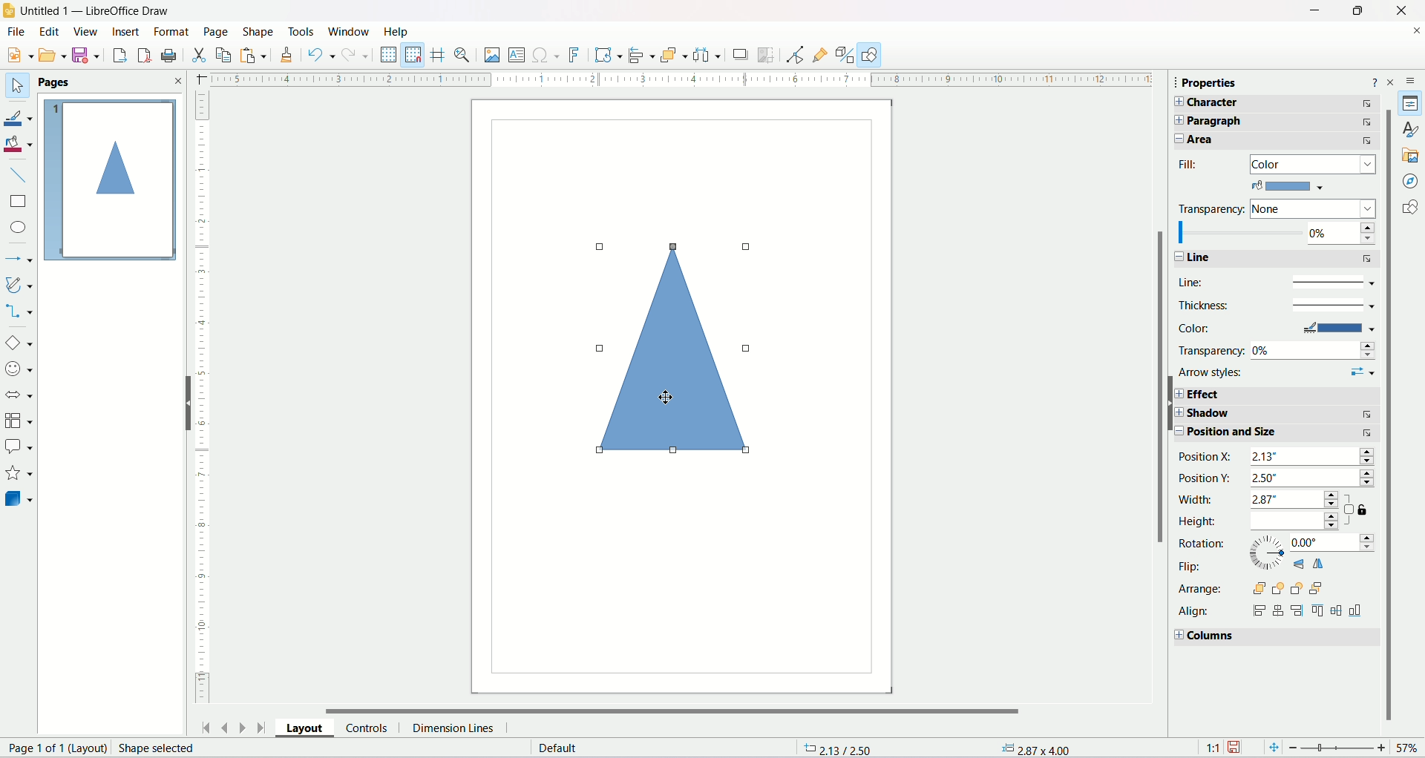 This screenshot has height=758, width=1425. Describe the element at coordinates (143, 55) in the screenshot. I see `Export directly as pdf` at that location.